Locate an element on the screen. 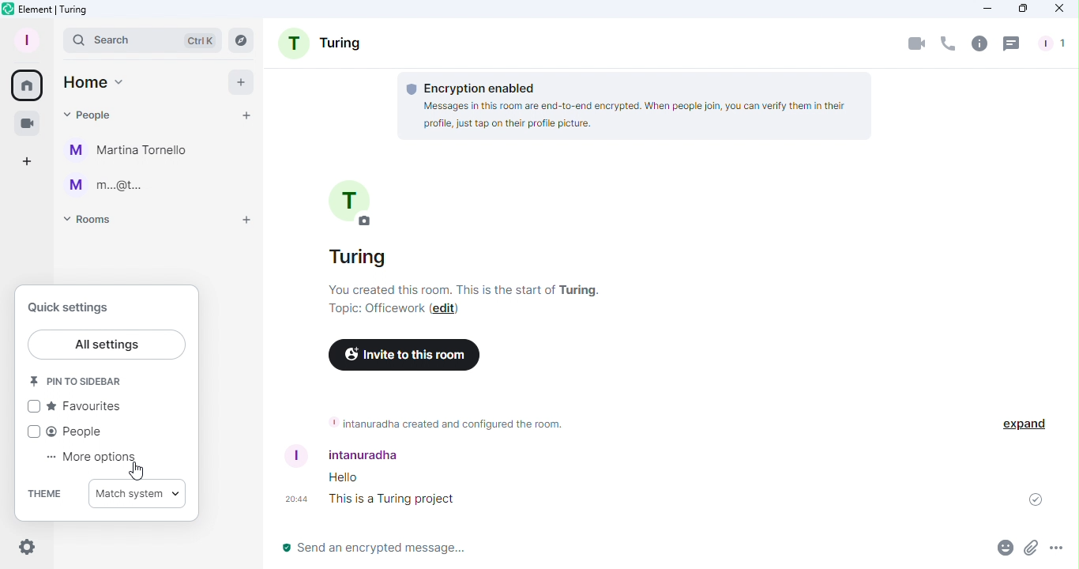 This screenshot has height=569, width=1079. Attachment is located at coordinates (1032, 551).